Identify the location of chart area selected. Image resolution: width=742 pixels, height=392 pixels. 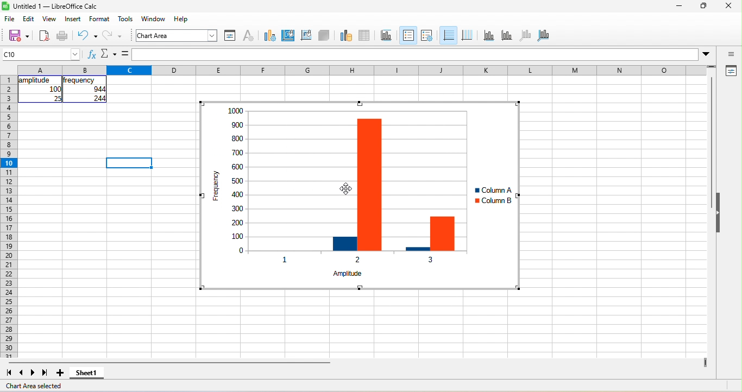
(34, 386).